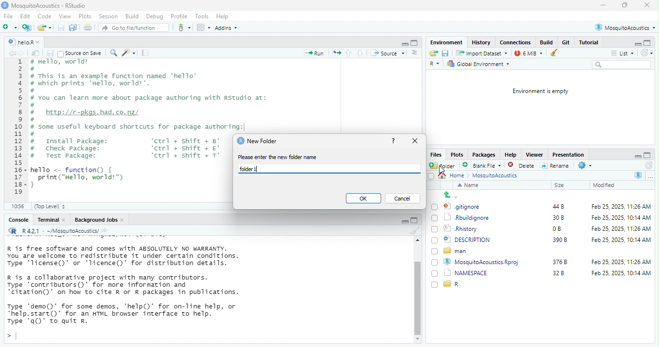 The image size is (659, 347). What do you see at coordinates (555, 206) in the screenshot?
I see `448` at bounding box center [555, 206].